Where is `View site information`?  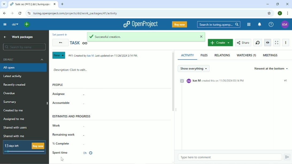 View site information is located at coordinates (28, 13).